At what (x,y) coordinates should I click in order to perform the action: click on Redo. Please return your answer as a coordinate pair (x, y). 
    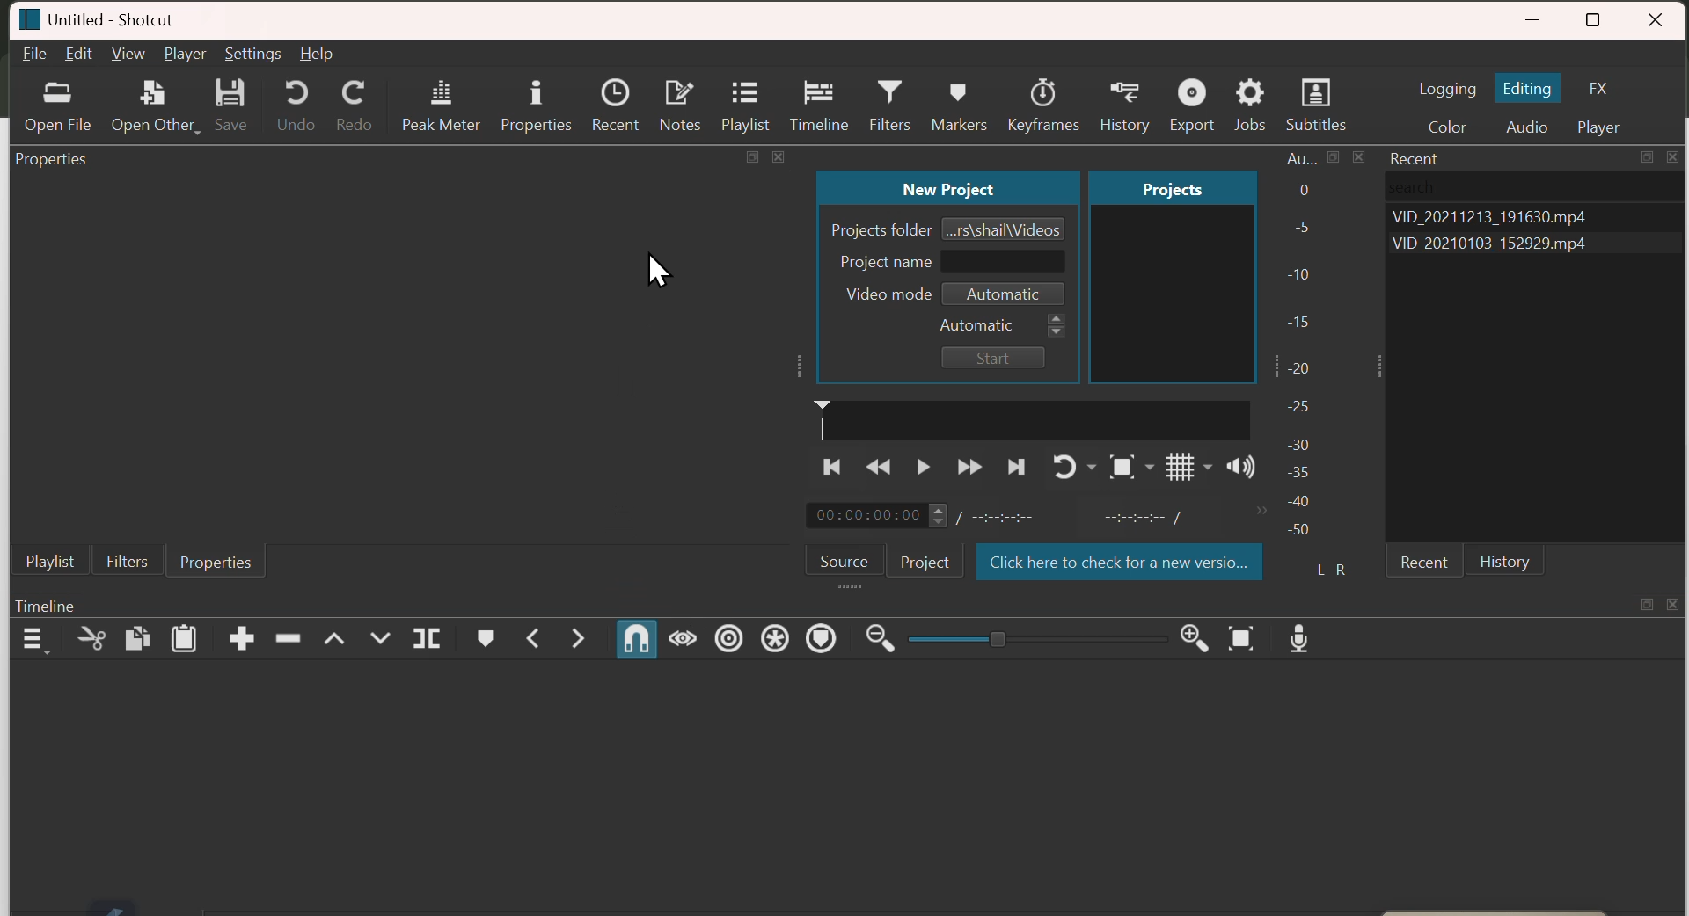
    Looking at the image, I should click on (350, 99).